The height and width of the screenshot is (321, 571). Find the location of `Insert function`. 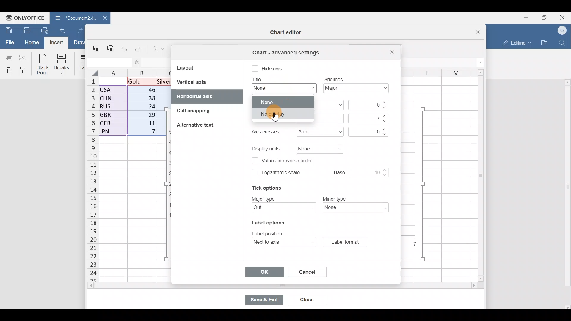

Insert function is located at coordinates (137, 62).